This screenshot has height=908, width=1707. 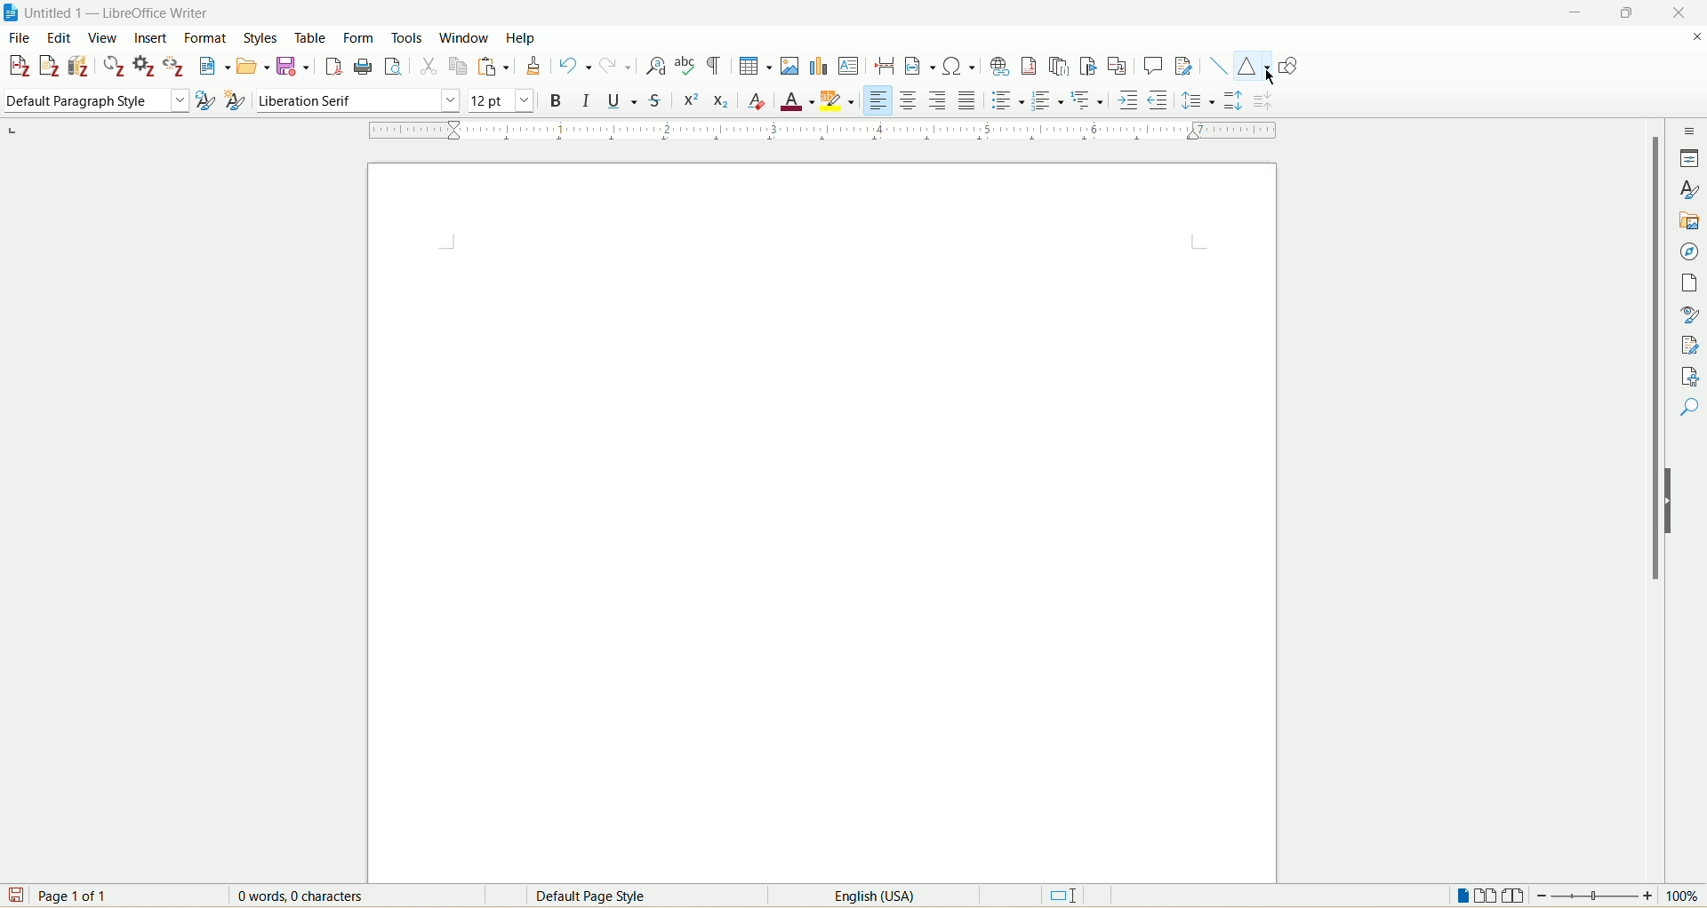 What do you see at coordinates (295, 68) in the screenshot?
I see `save` at bounding box center [295, 68].